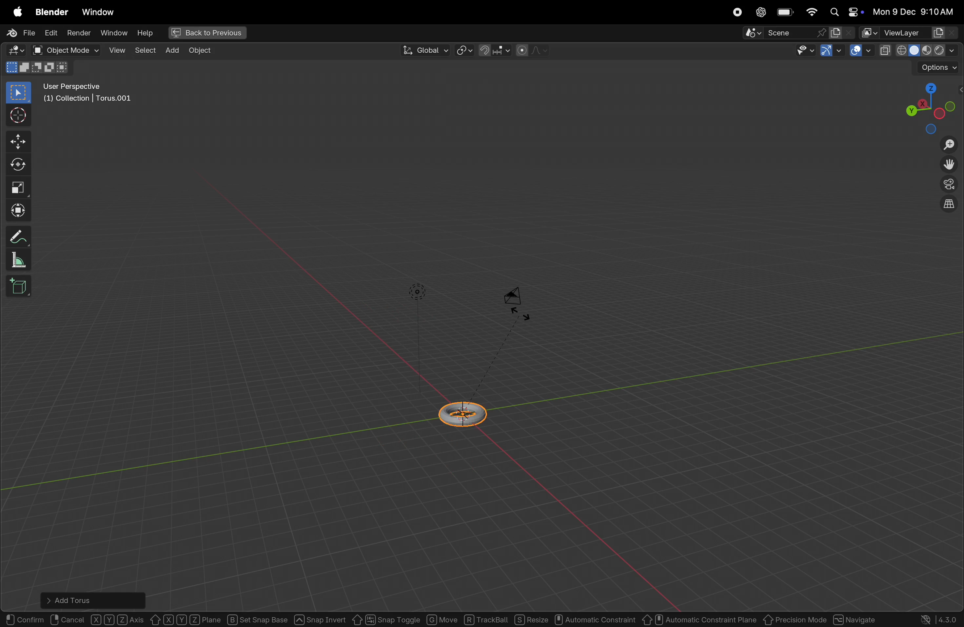 The image size is (964, 627). Describe the element at coordinates (19, 187) in the screenshot. I see `scale` at that location.